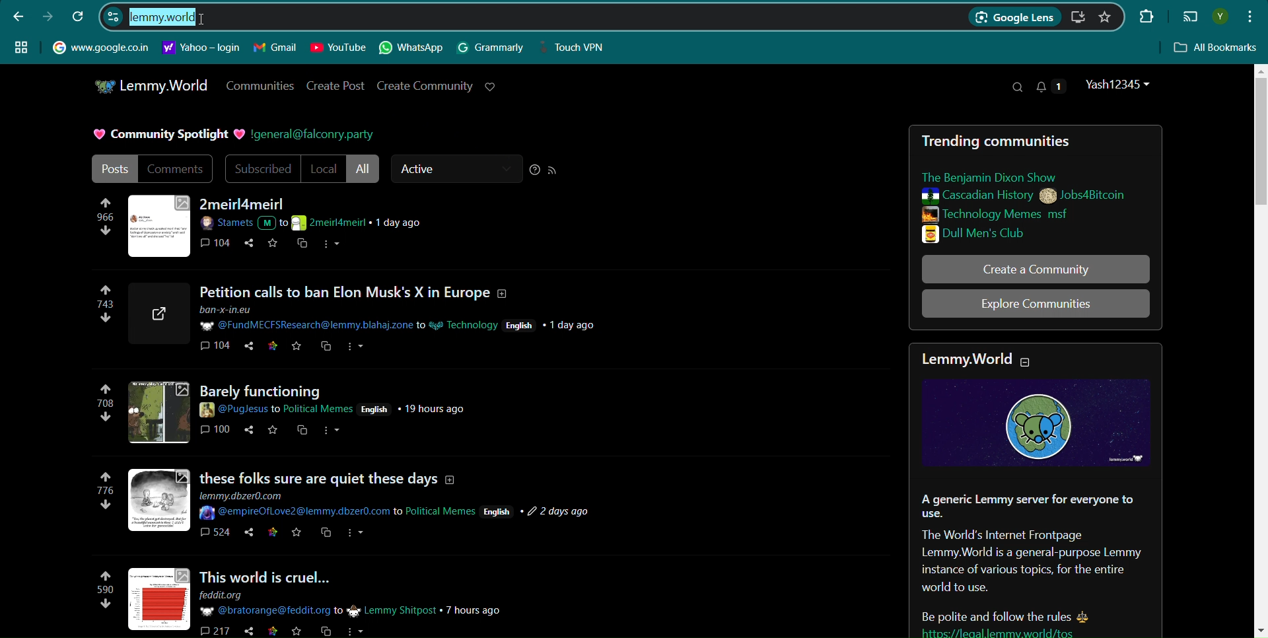 The width and height of the screenshot is (1268, 638). Describe the element at coordinates (214, 536) in the screenshot. I see `524` at that location.